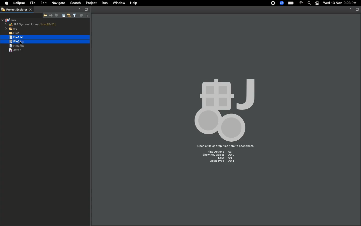 The width and height of the screenshot is (361, 226). I want to click on Minimize, so click(81, 9).